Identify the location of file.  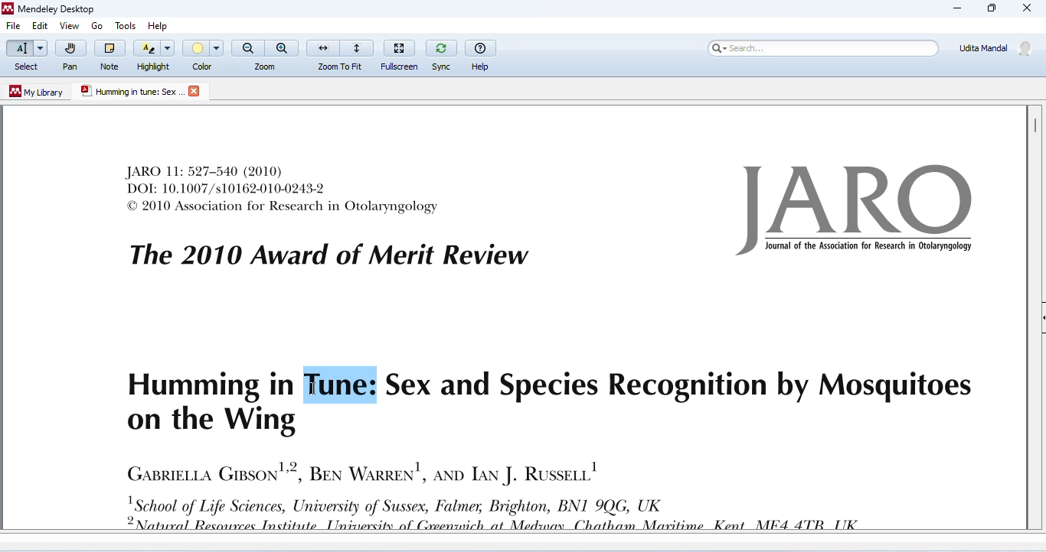
(14, 27).